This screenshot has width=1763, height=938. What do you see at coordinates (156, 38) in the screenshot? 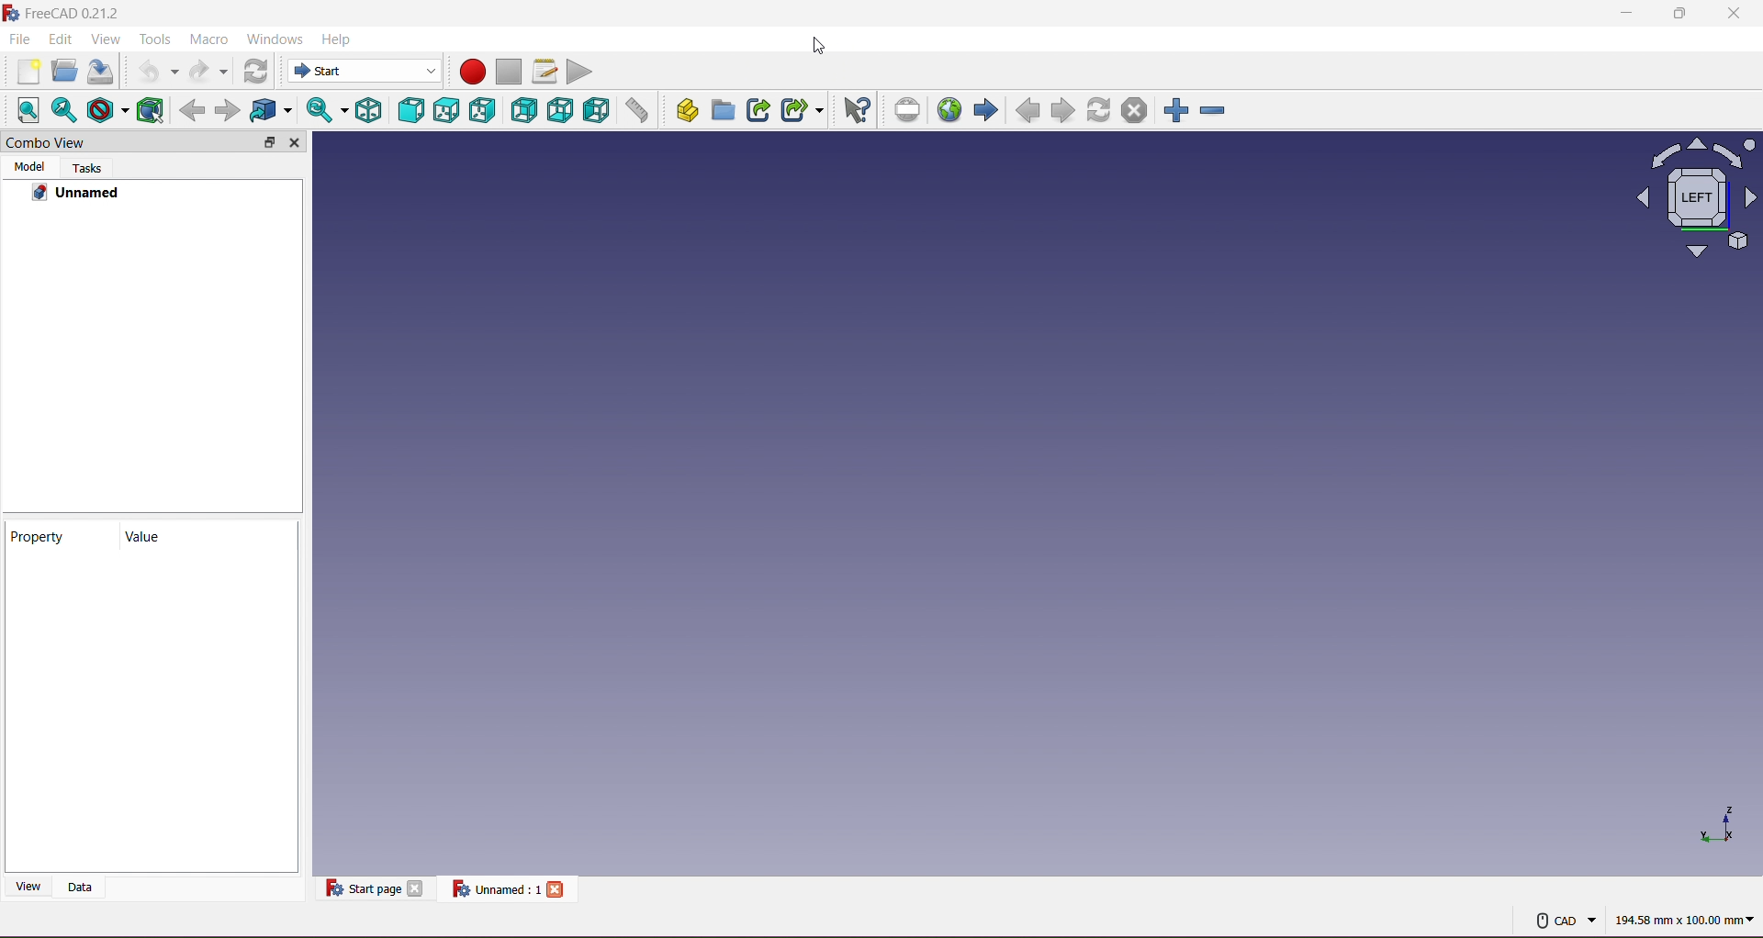
I see `Tools` at bounding box center [156, 38].